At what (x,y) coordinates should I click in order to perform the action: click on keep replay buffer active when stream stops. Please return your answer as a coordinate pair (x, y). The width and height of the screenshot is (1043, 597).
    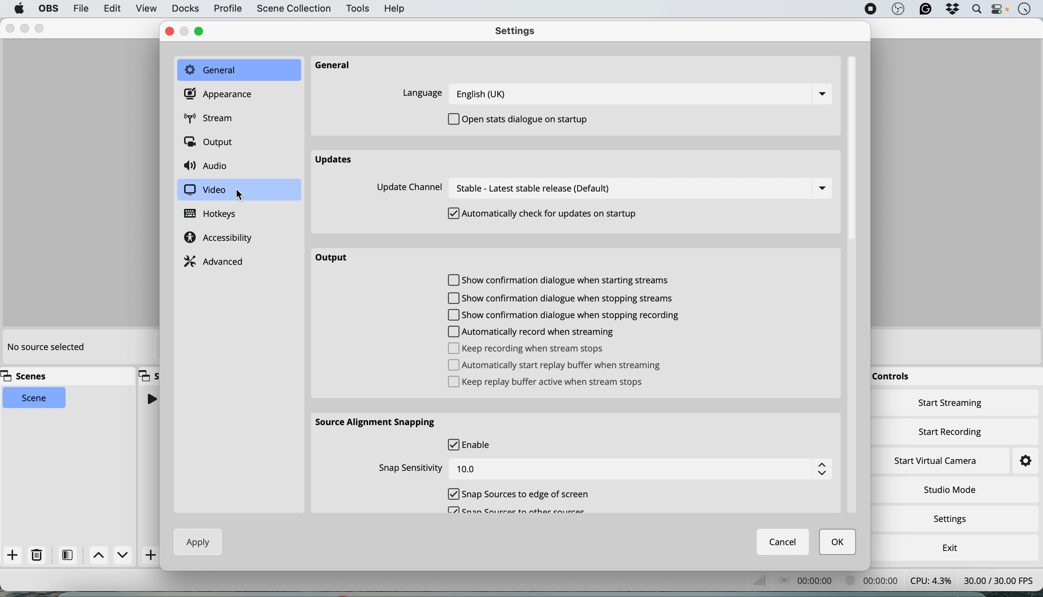
    Looking at the image, I should click on (550, 384).